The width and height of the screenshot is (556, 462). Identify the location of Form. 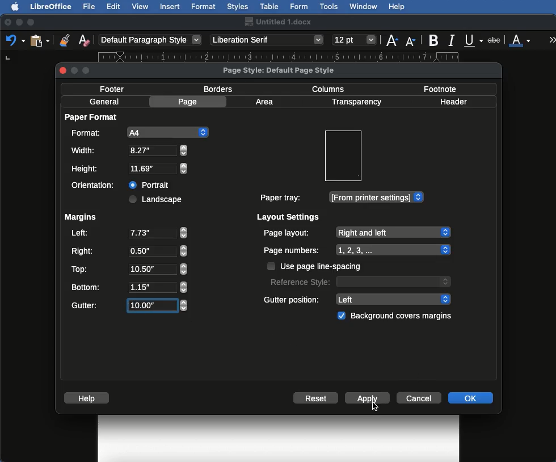
(299, 7).